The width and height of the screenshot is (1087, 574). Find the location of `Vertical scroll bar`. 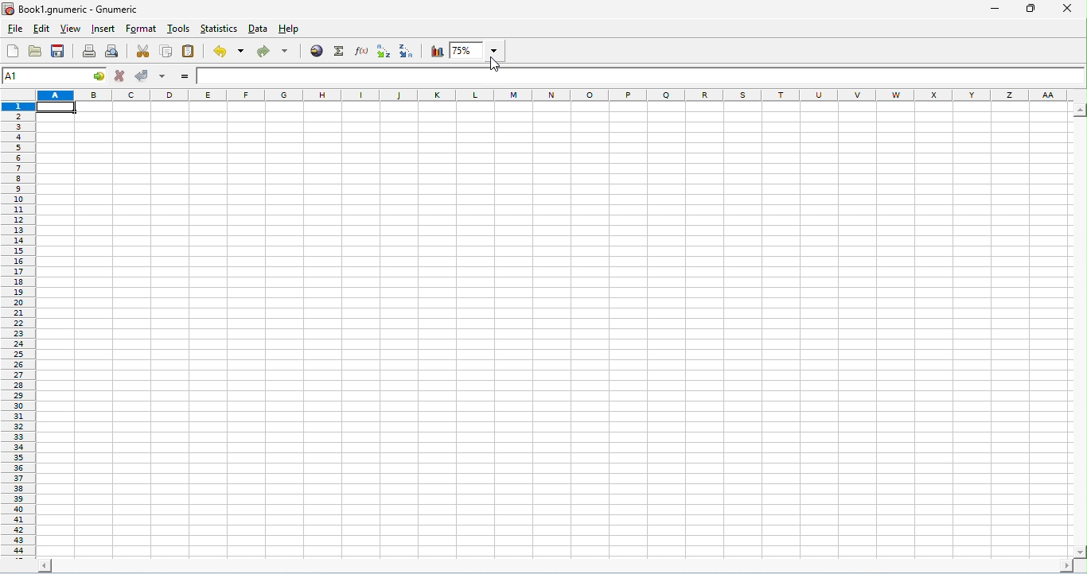

Vertical scroll bar is located at coordinates (1080, 330).